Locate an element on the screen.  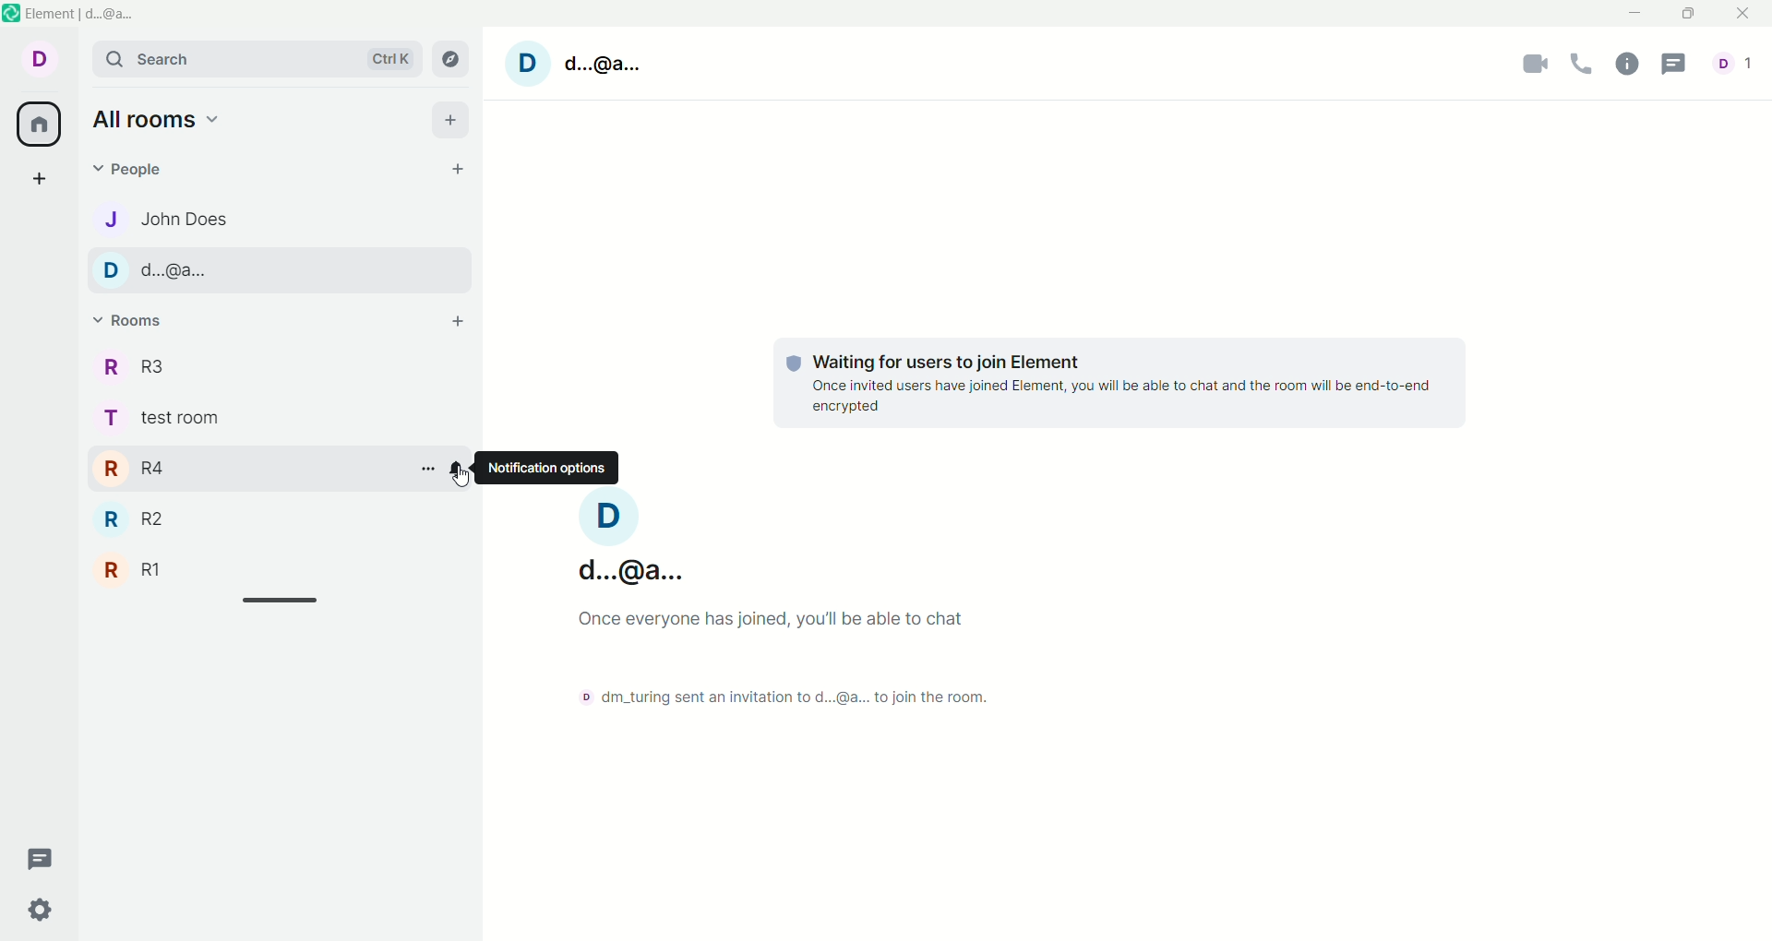
Current account image is located at coordinates (527, 63).